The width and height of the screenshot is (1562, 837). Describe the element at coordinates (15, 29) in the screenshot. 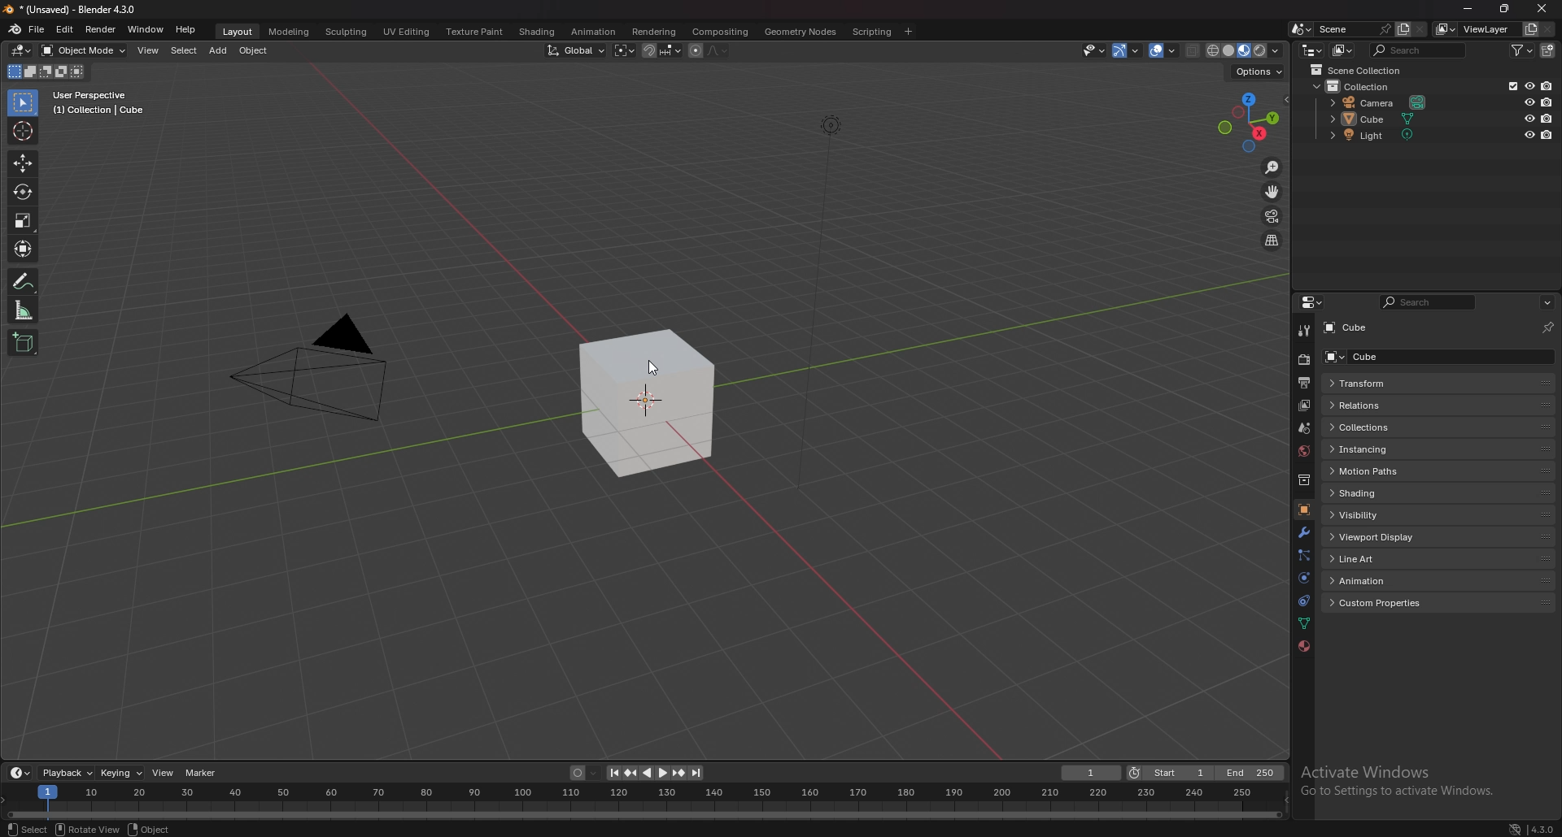

I see `blender` at that location.